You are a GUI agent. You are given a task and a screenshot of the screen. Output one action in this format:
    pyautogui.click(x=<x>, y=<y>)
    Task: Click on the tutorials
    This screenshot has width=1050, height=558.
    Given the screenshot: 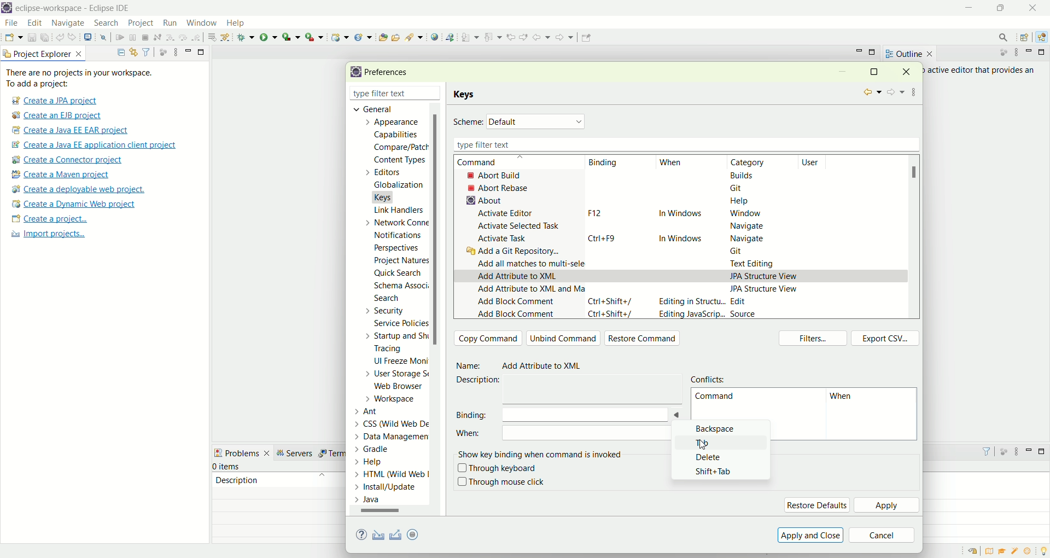 What is the action you would take?
    pyautogui.click(x=1002, y=551)
    